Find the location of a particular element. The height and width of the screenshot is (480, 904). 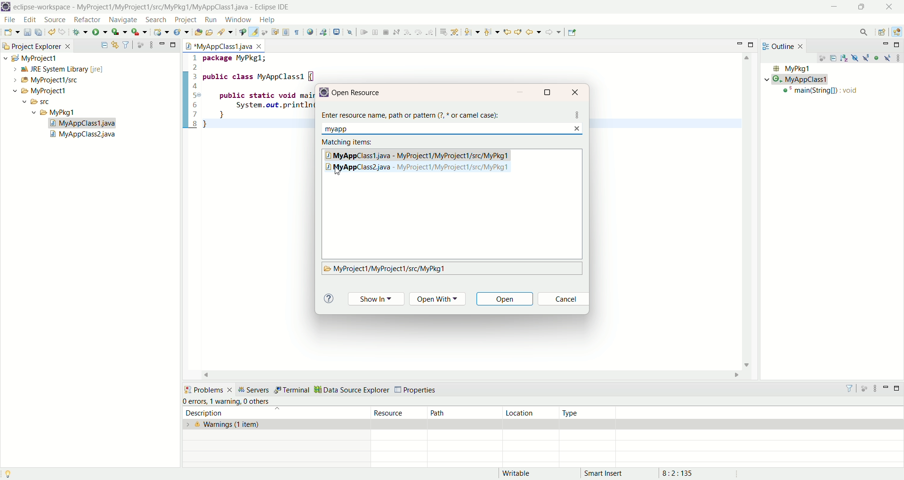

help is located at coordinates (266, 20).